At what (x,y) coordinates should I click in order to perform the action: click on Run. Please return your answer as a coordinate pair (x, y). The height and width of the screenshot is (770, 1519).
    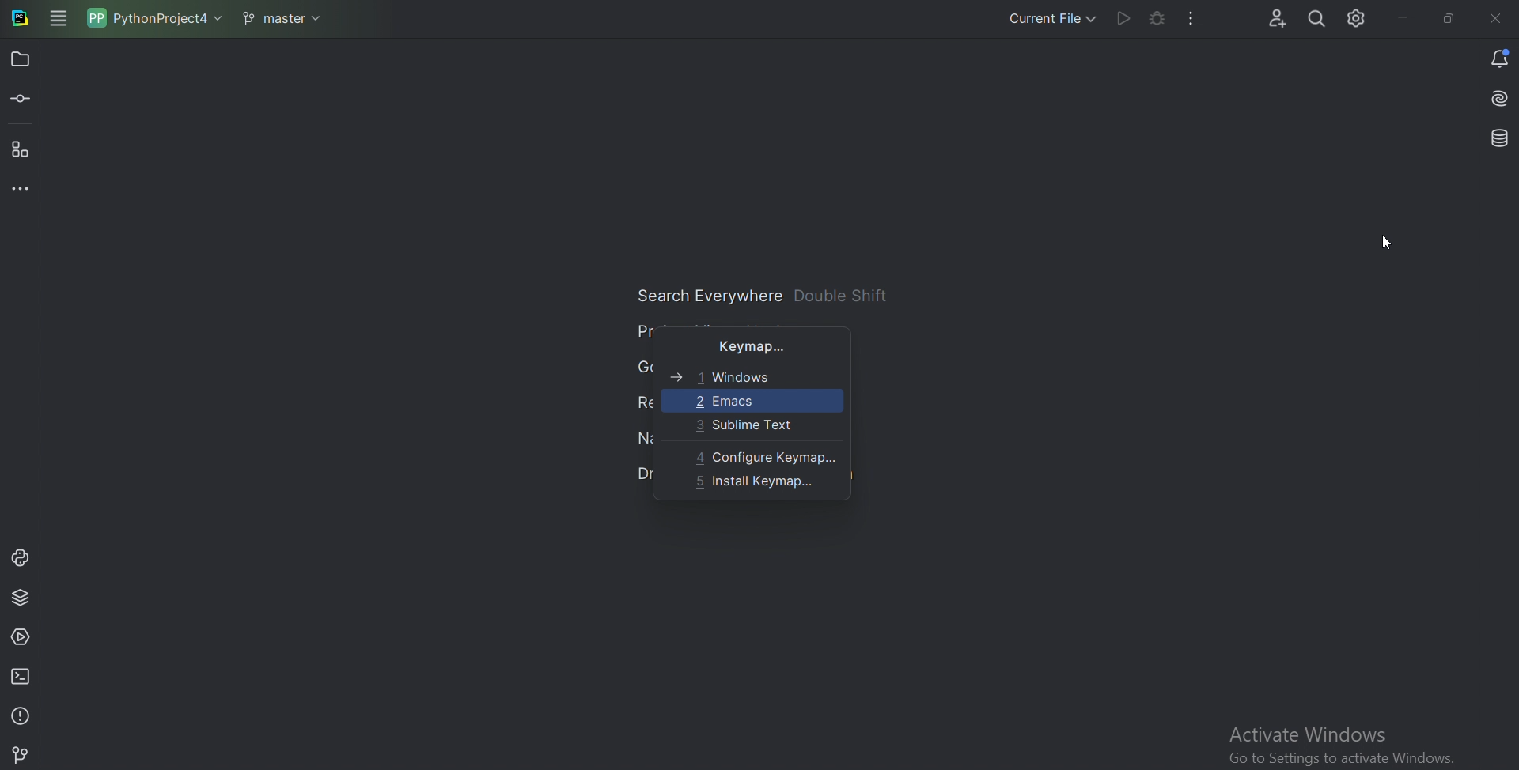
    Looking at the image, I should click on (1123, 17).